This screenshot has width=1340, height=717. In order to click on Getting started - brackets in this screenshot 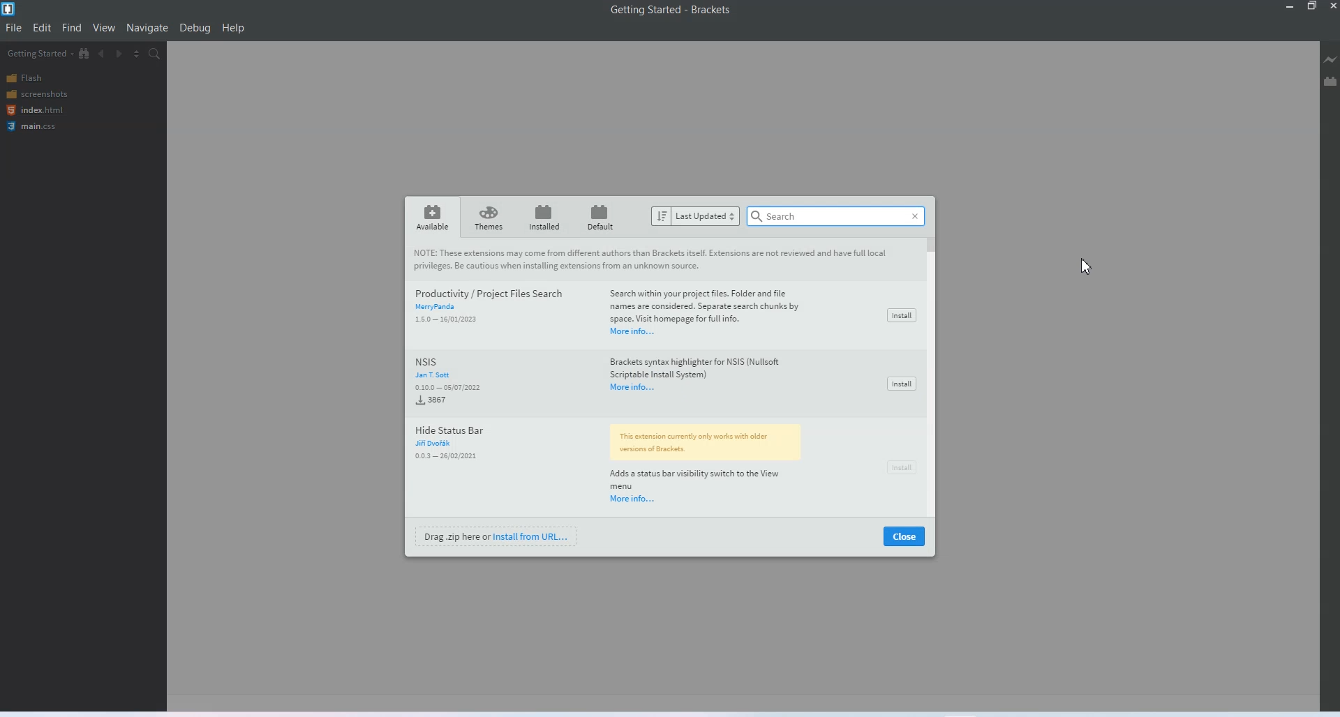, I will do `click(674, 10)`.